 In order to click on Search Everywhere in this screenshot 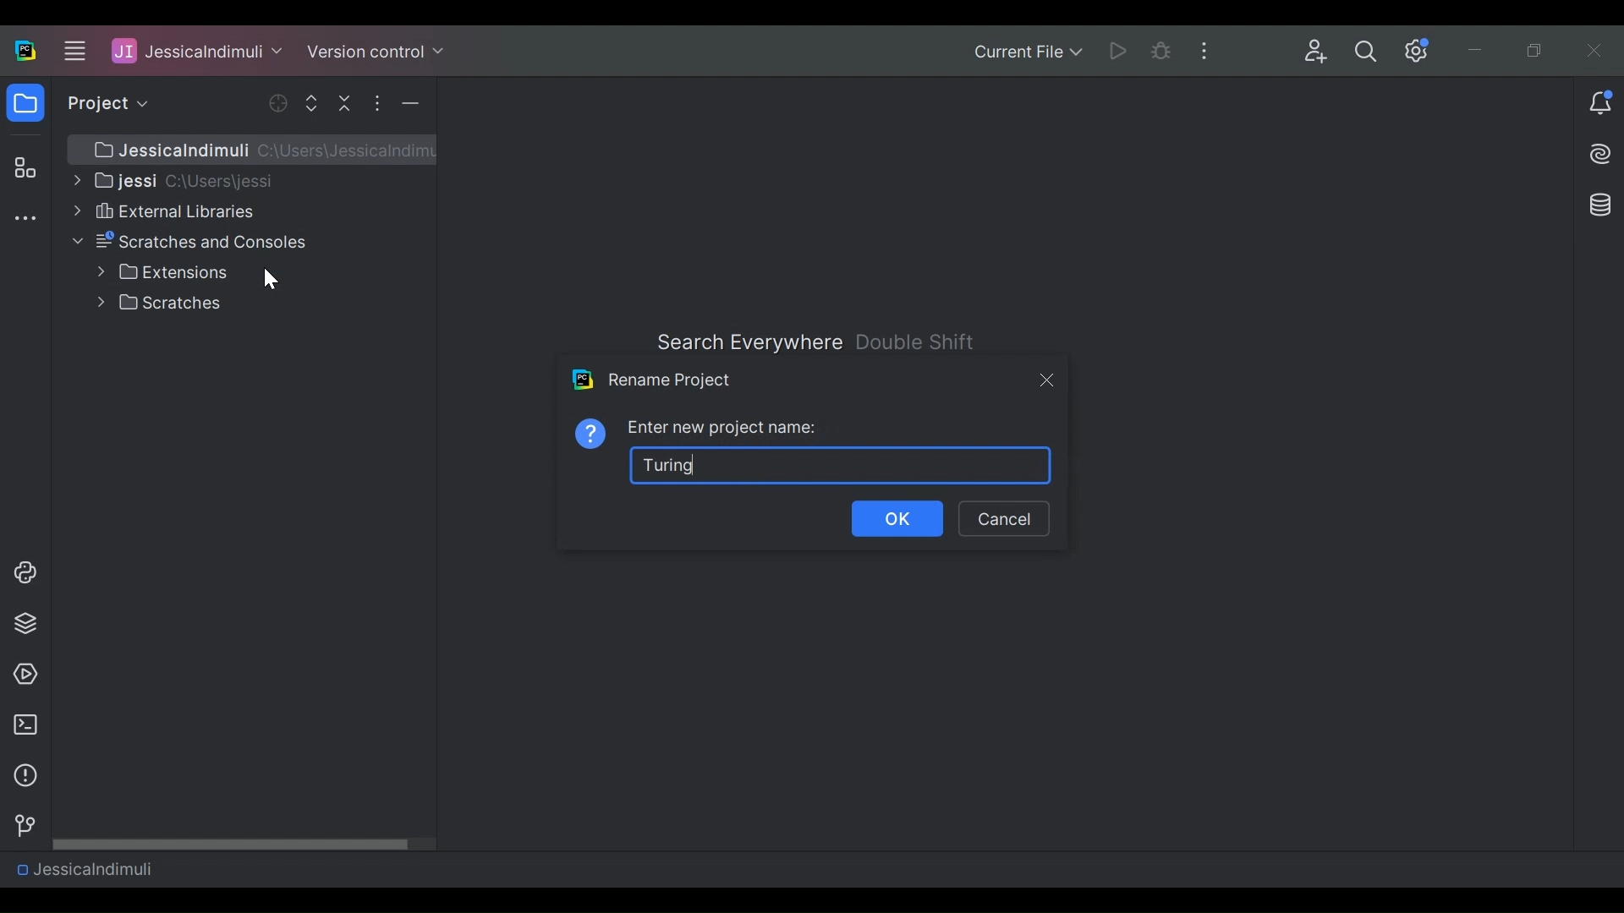, I will do `click(748, 342)`.